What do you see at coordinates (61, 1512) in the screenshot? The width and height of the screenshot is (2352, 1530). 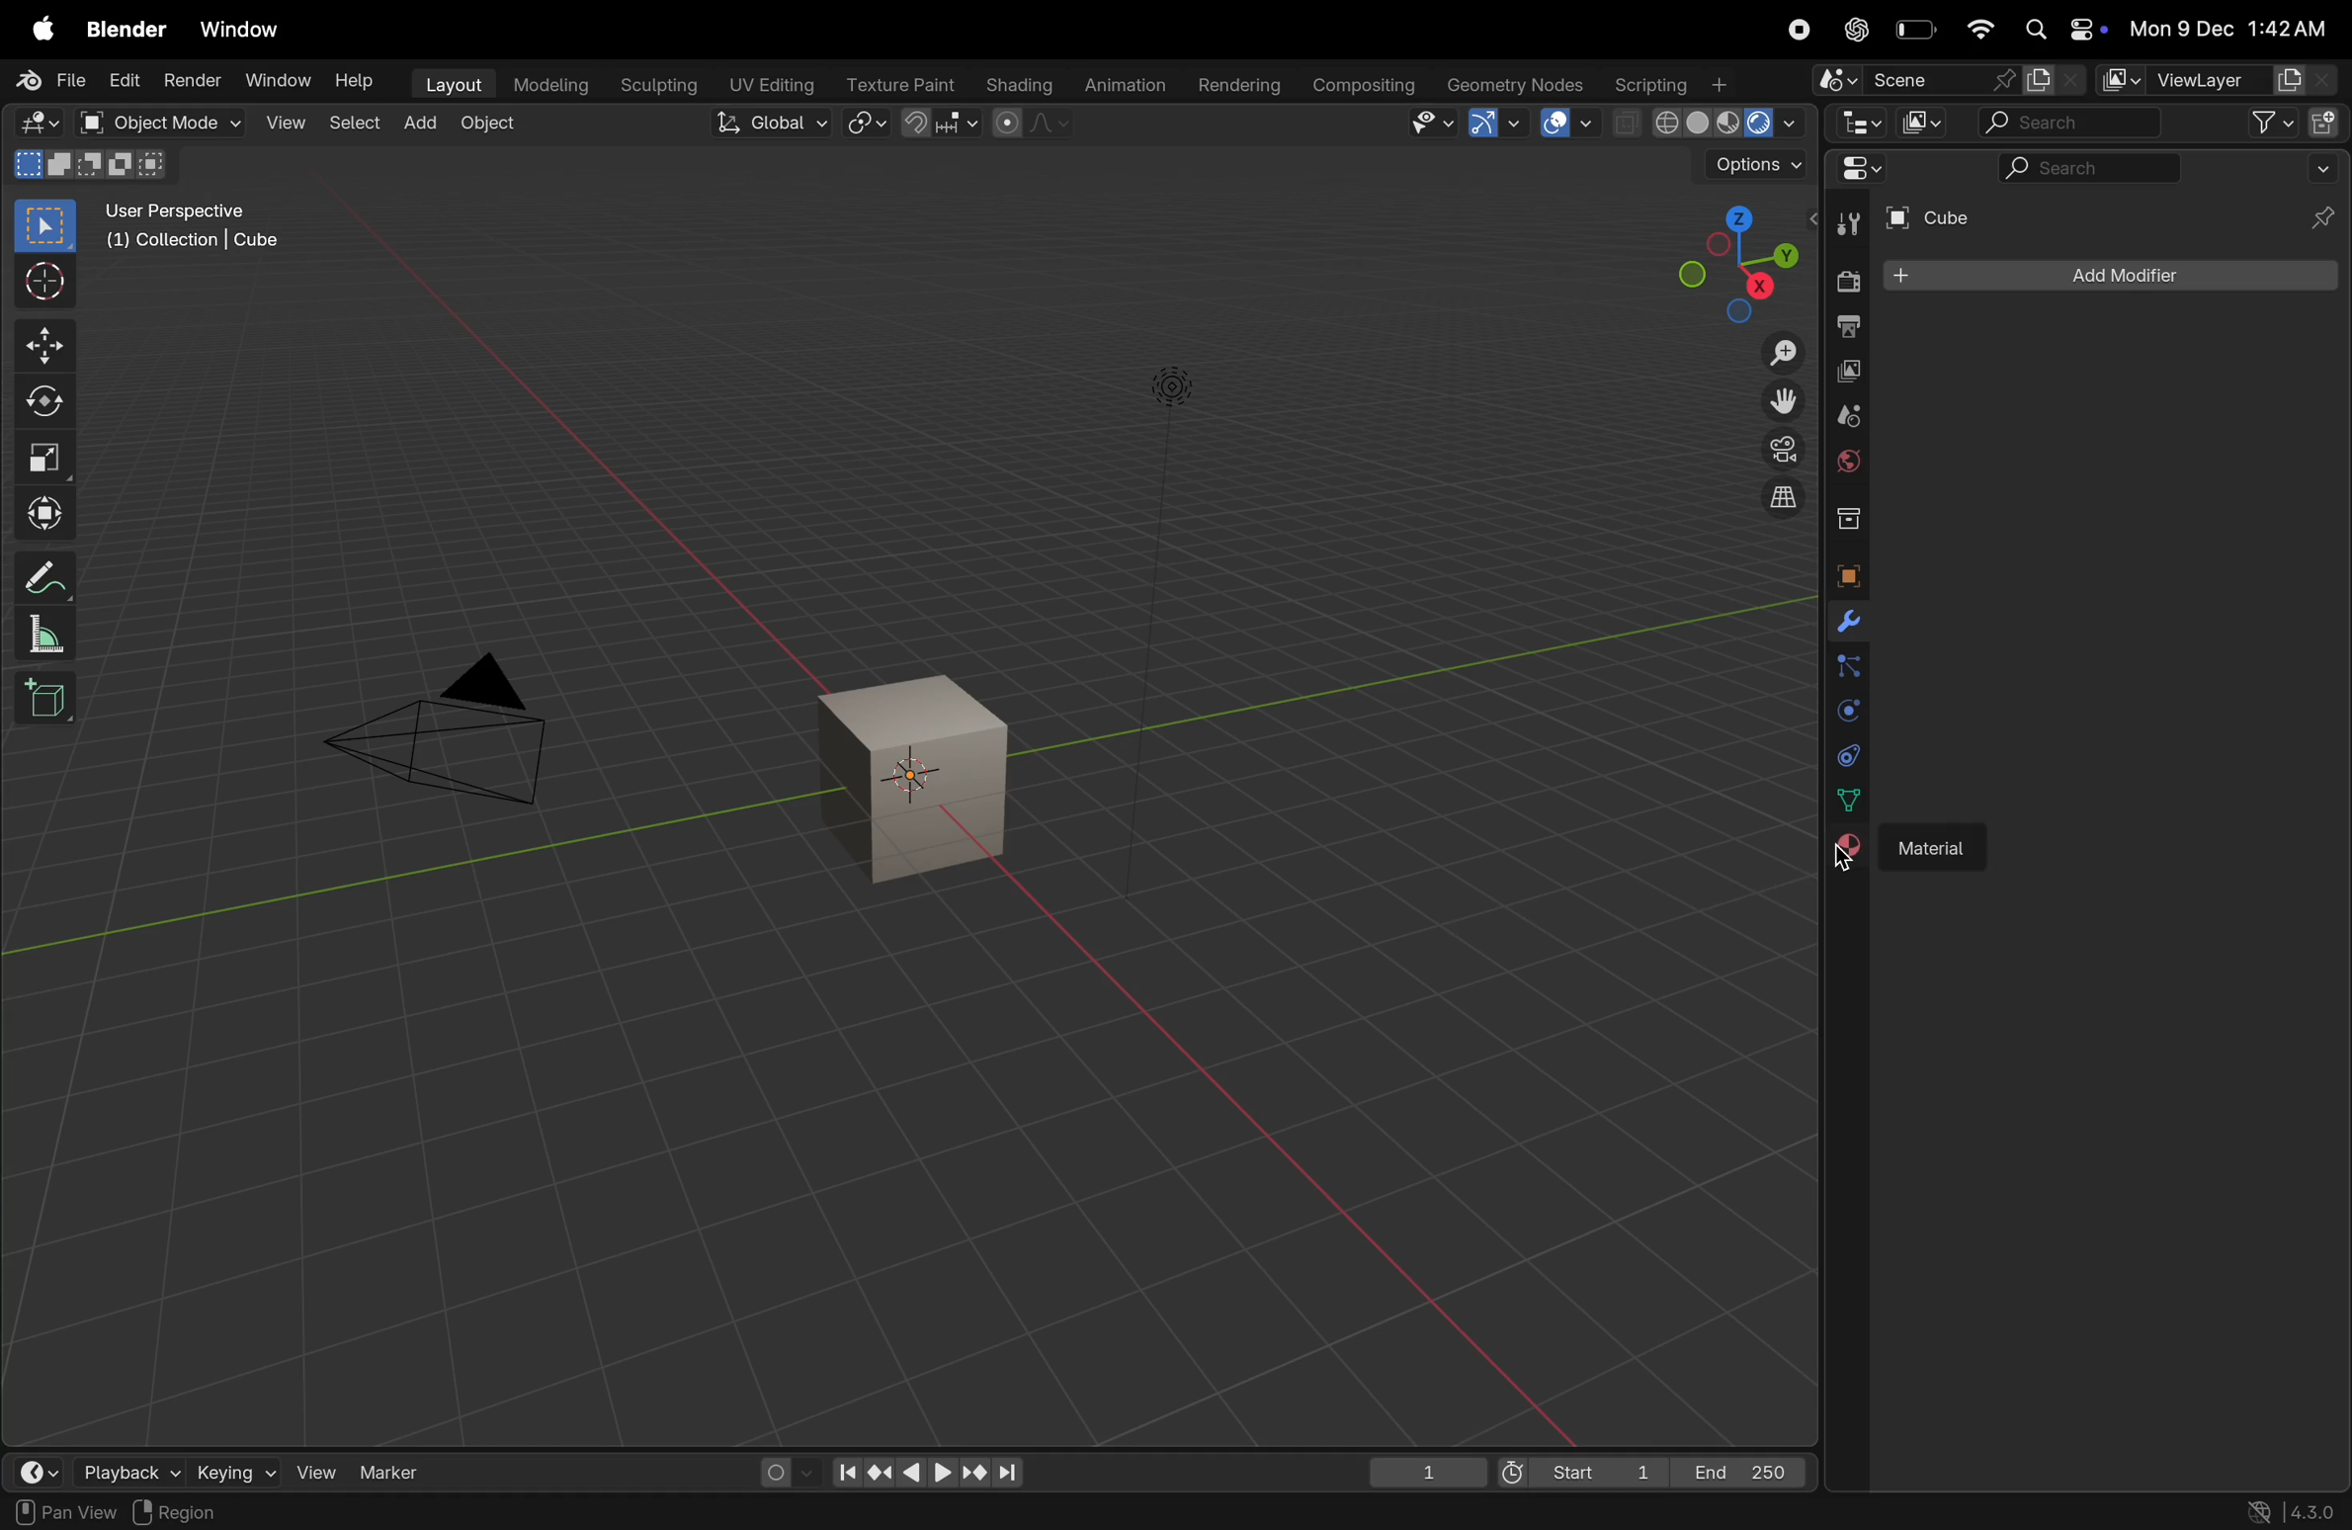 I see `pan view` at bounding box center [61, 1512].